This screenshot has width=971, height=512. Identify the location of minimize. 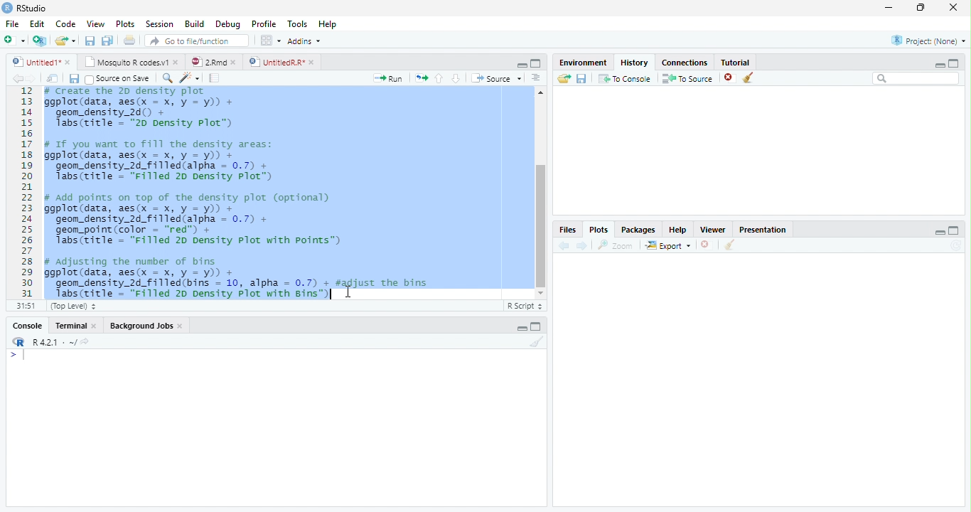
(522, 329).